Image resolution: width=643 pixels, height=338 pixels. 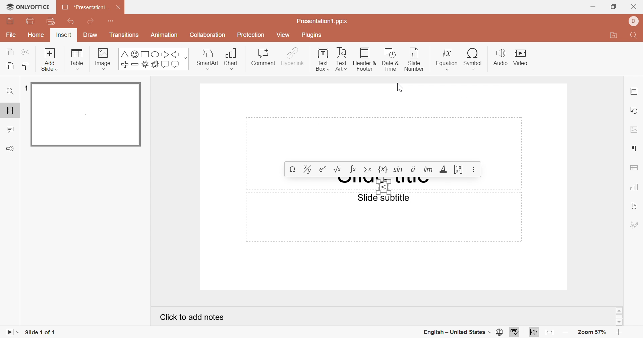 I want to click on Cursor, so click(x=399, y=89).